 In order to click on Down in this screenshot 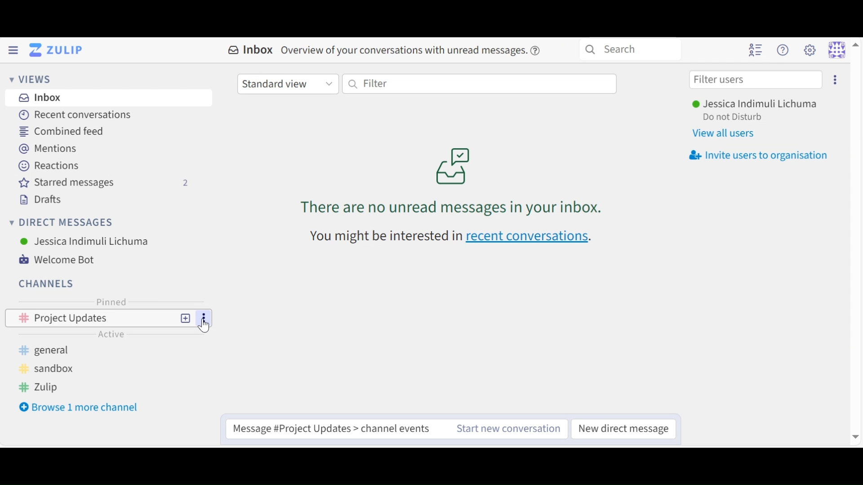, I will do `click(856, 435)`.